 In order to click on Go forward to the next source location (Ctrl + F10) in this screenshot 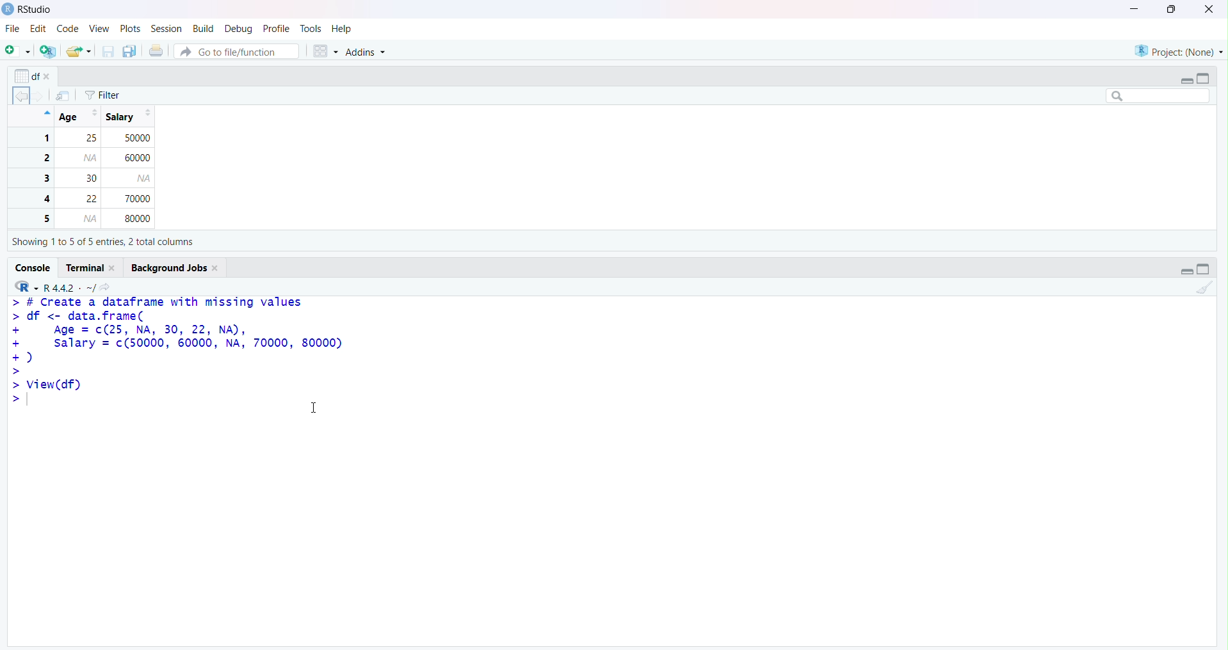, I will do `click(41, 96)`.